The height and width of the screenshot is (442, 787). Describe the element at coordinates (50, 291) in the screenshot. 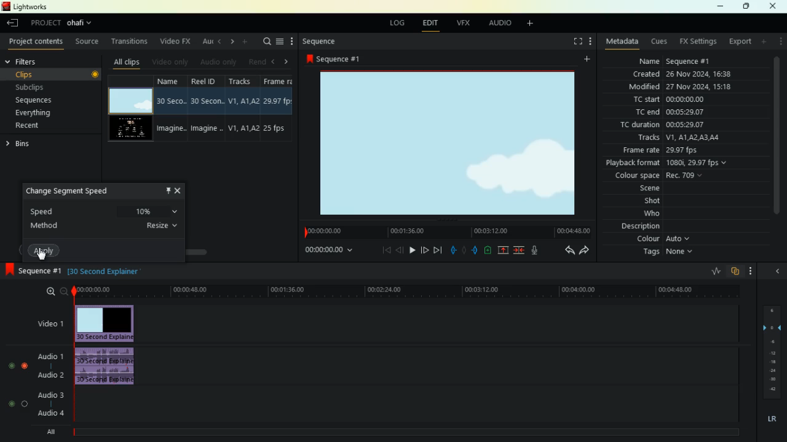

I see `zoom` at that location.